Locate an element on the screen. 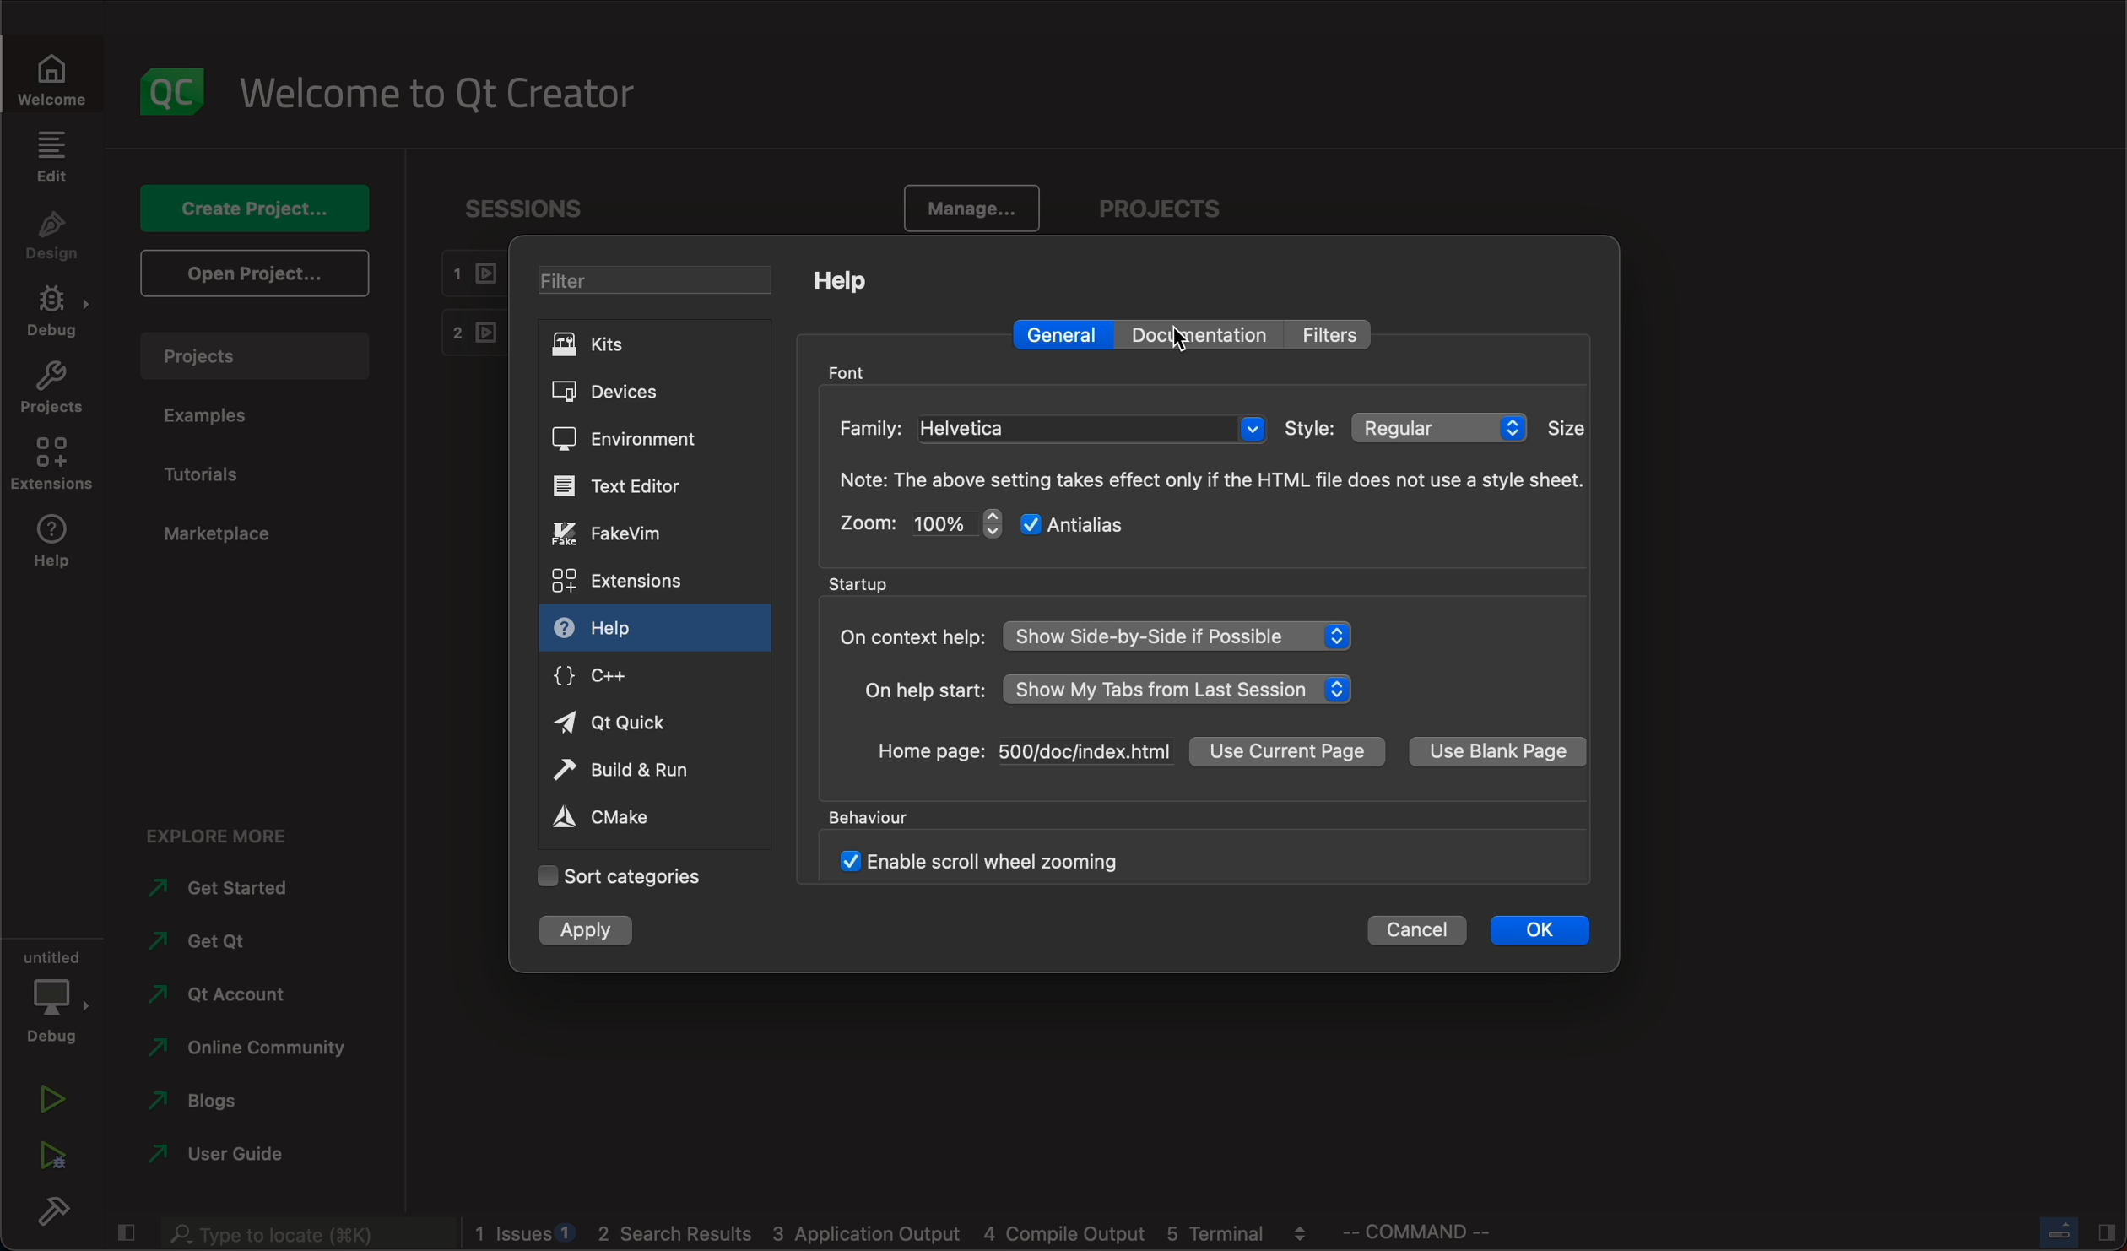 Image resolution: width=2127 pixels, height=1251 pixels. manage is located at coordinates (979, 210).